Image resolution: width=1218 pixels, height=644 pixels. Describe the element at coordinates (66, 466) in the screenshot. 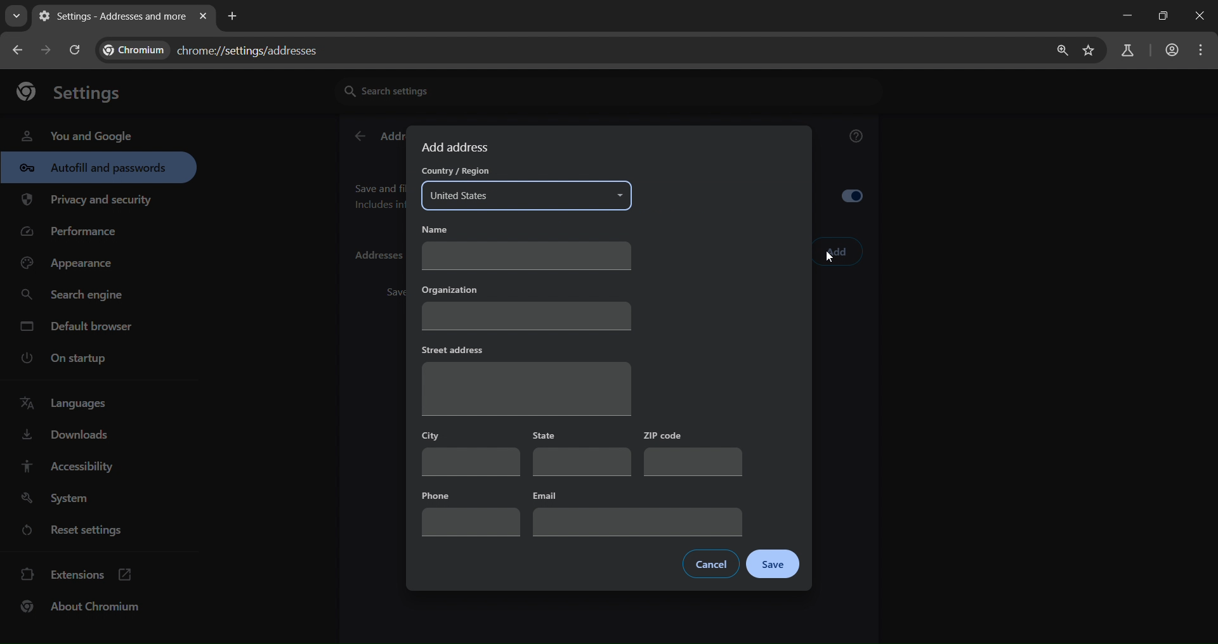

I see `accessibility` at that location.